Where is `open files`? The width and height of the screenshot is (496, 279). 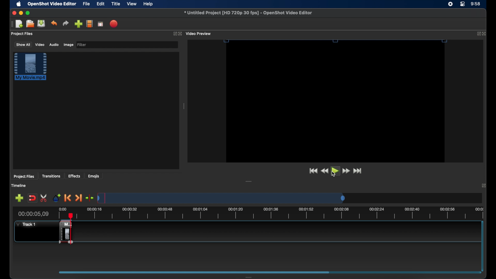
open files is located at coordinates (30, 24).